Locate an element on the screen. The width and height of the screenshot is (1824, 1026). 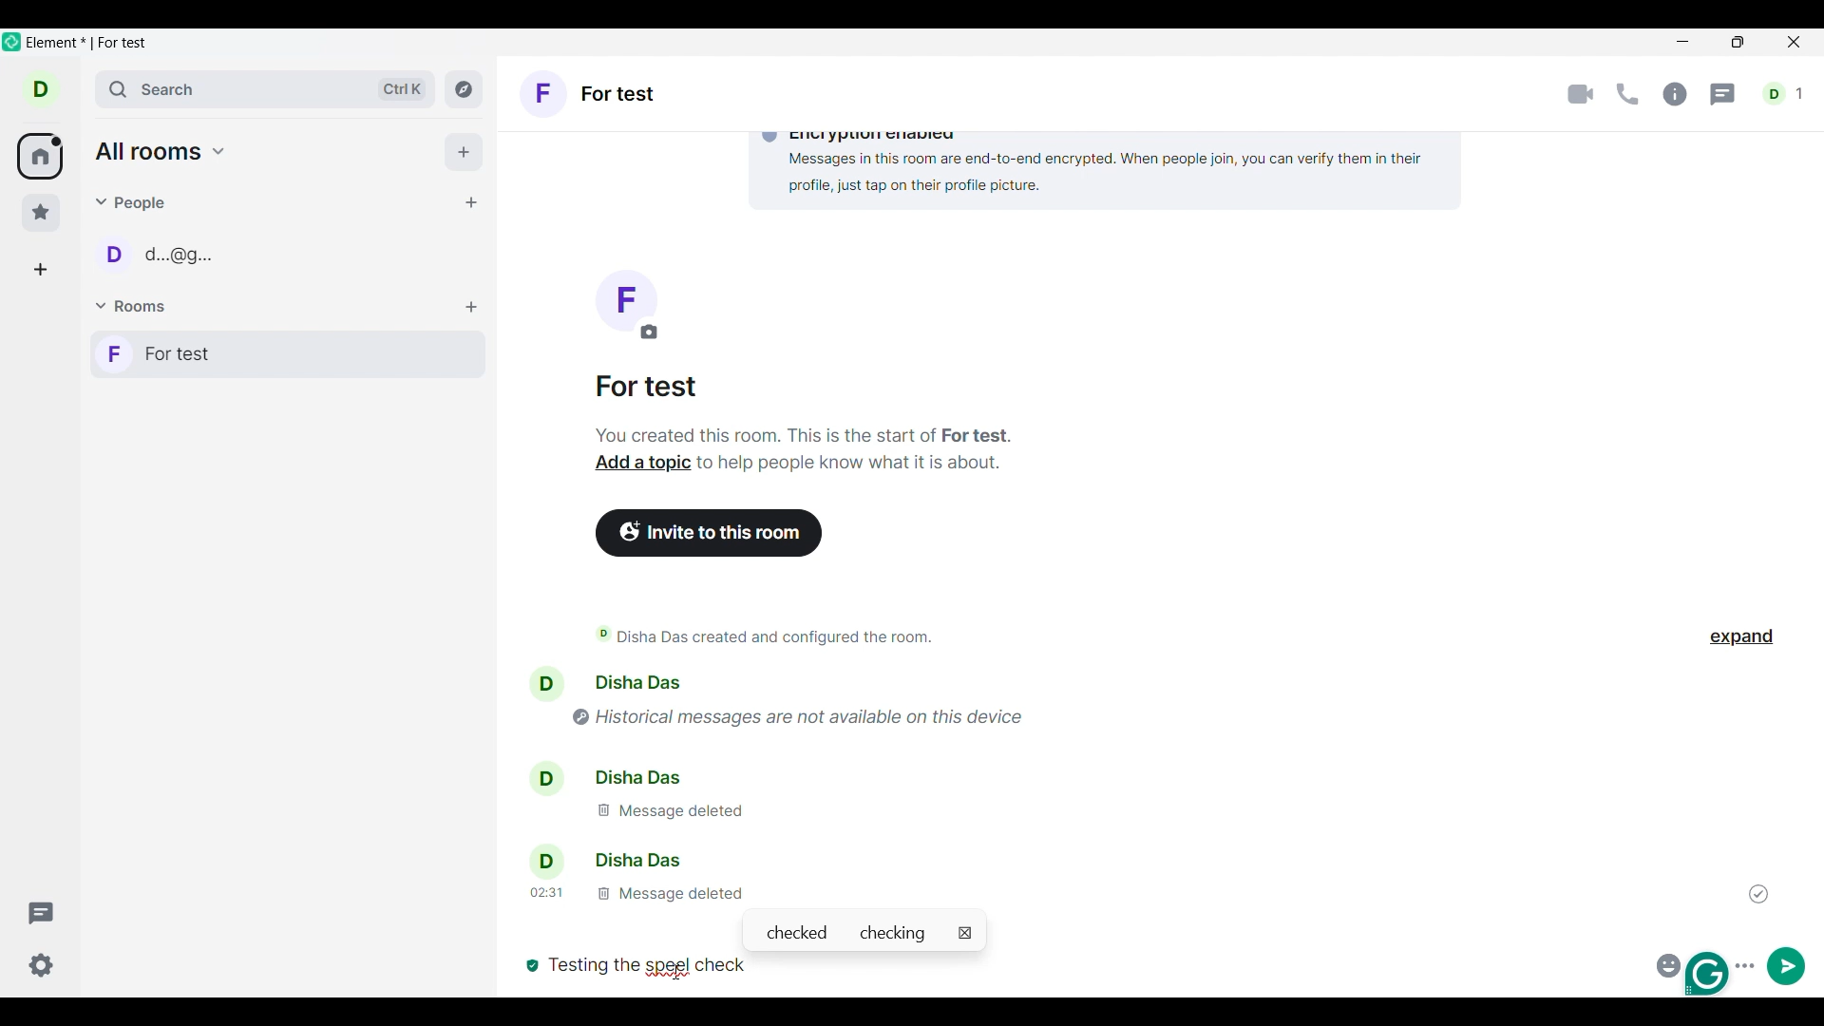
checked is located at coordinates (796, 933).